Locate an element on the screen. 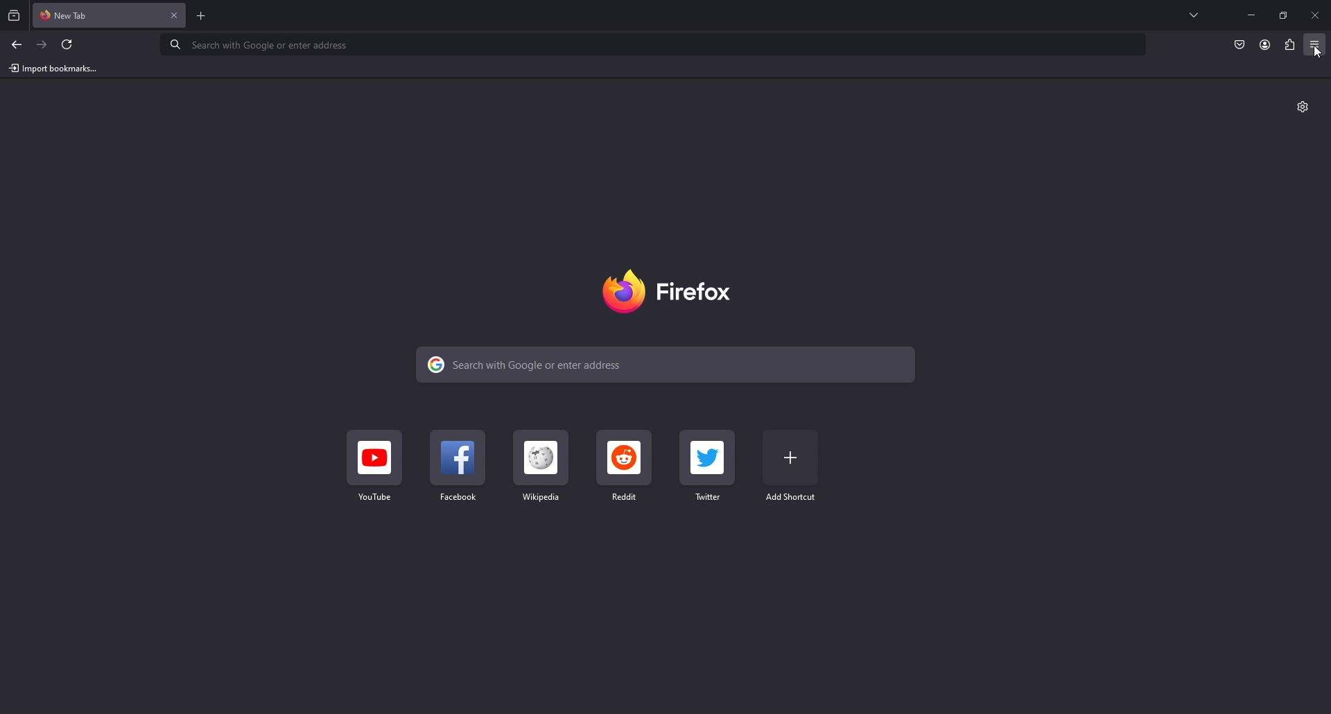 The height and width of the screenshot is (714, 1331). reddit is located at coordinates (625, 467).